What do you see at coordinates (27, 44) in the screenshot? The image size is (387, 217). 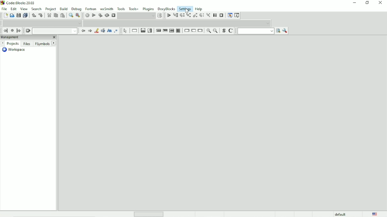 I see `Files` at bounding box center [27, 44].